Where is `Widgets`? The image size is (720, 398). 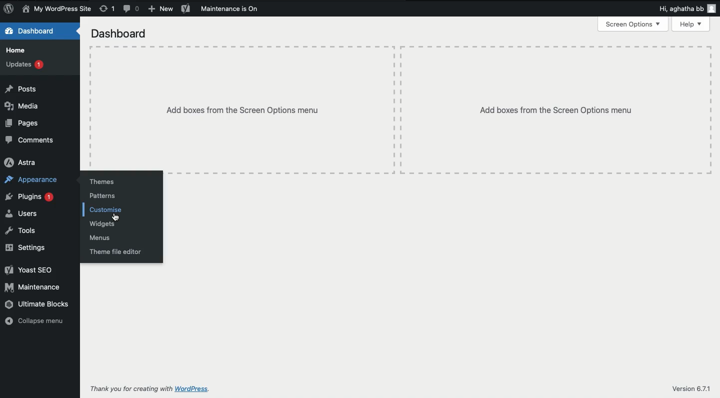 Widgets is located at coordinates (103, 224).